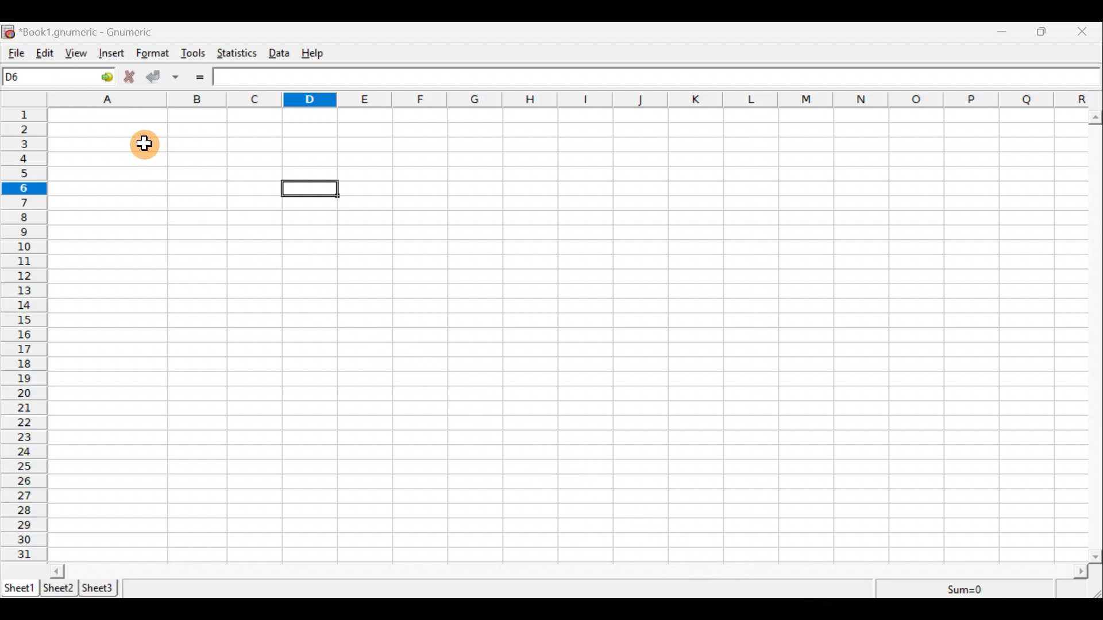 This screenshot has height=620, width=1103. Describe the element at coordinates (132, 78) in the screenshot. I see `Cancel change` at that location.